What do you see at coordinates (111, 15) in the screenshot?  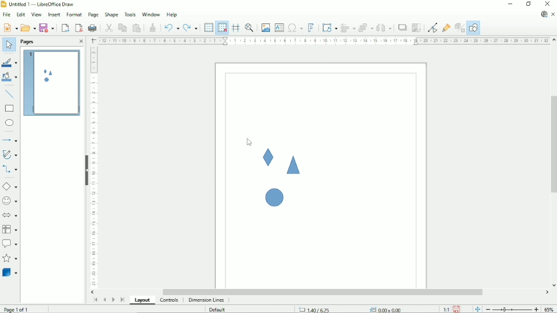 I see `Shape` at bounding box center [111, 15].